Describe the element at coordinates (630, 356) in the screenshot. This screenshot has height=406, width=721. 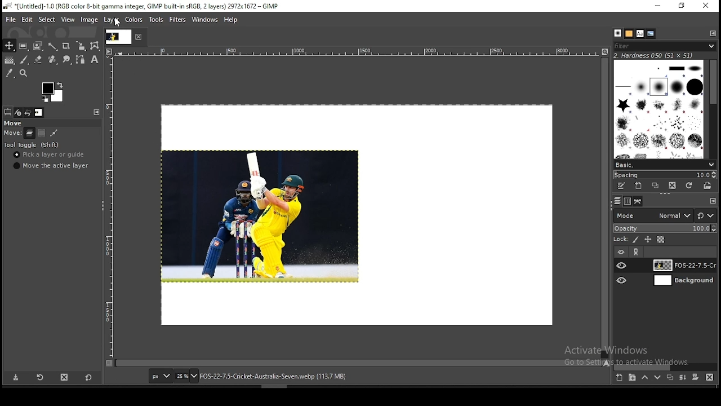
I see `text` at that location.